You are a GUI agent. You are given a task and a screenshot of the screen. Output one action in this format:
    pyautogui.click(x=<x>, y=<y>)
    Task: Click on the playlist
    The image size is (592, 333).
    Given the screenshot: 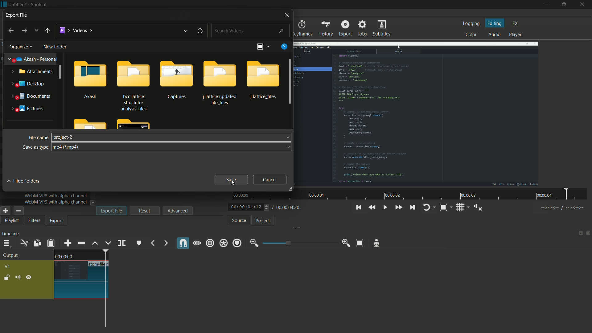 What is the action you would take?
    pyautogui.click(x=10, y=221)
    